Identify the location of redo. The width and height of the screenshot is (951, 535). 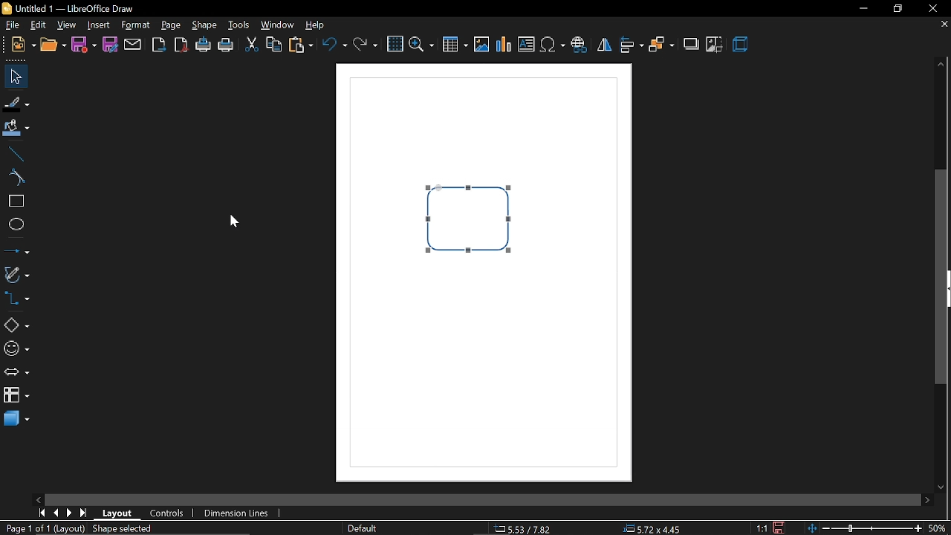
(365, 48).